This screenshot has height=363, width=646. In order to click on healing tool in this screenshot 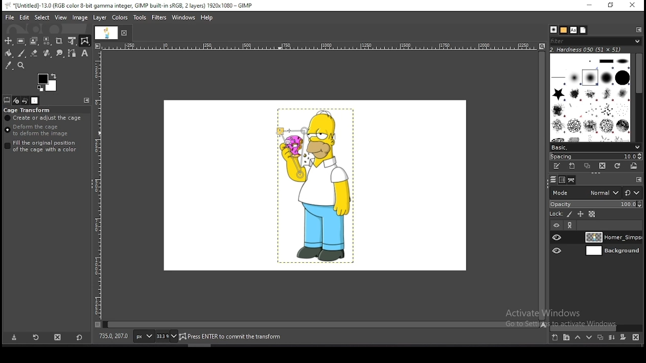, I will do `click(47, 53)`.